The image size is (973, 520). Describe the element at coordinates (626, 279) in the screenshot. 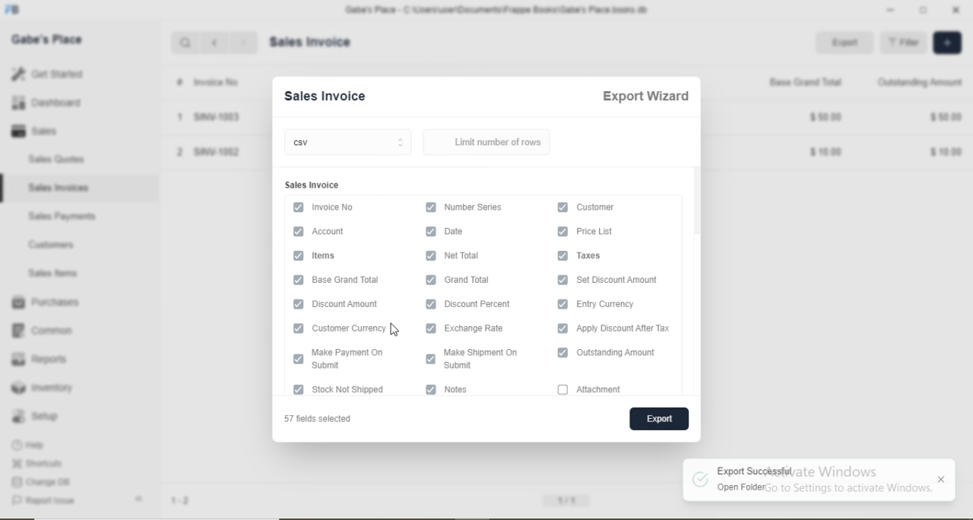

I see `Set Discount Amount` at that location.